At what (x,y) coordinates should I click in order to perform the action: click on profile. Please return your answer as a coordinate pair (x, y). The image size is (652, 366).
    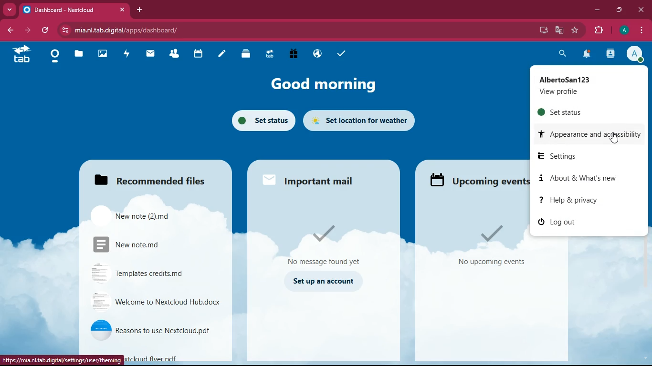
    Looking at the image, I should click on (580, 86).